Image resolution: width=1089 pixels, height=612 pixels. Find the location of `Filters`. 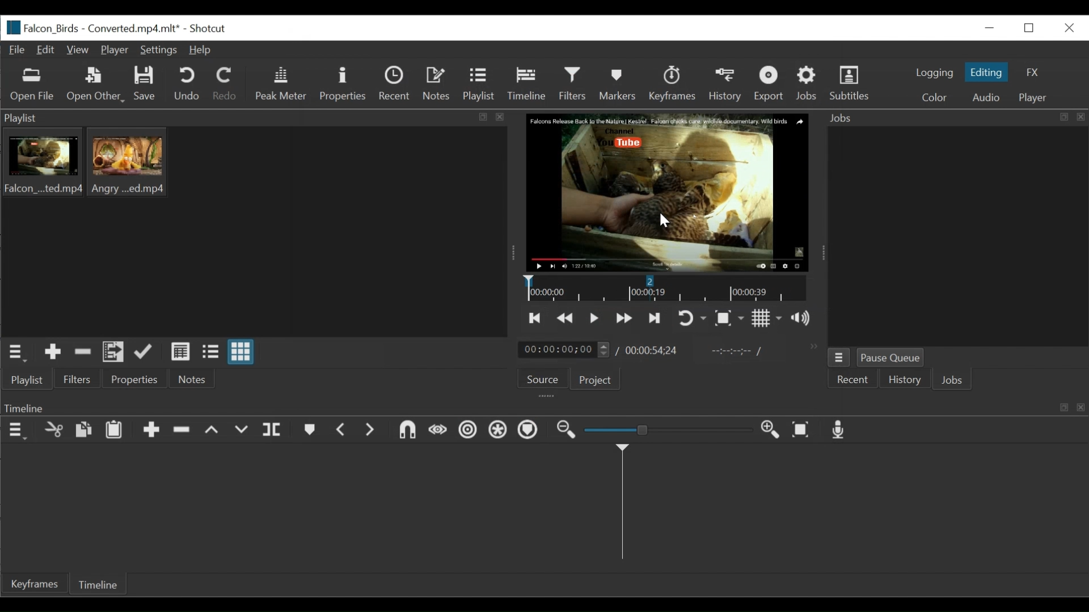

Filters is located at coordinates (77, 378).